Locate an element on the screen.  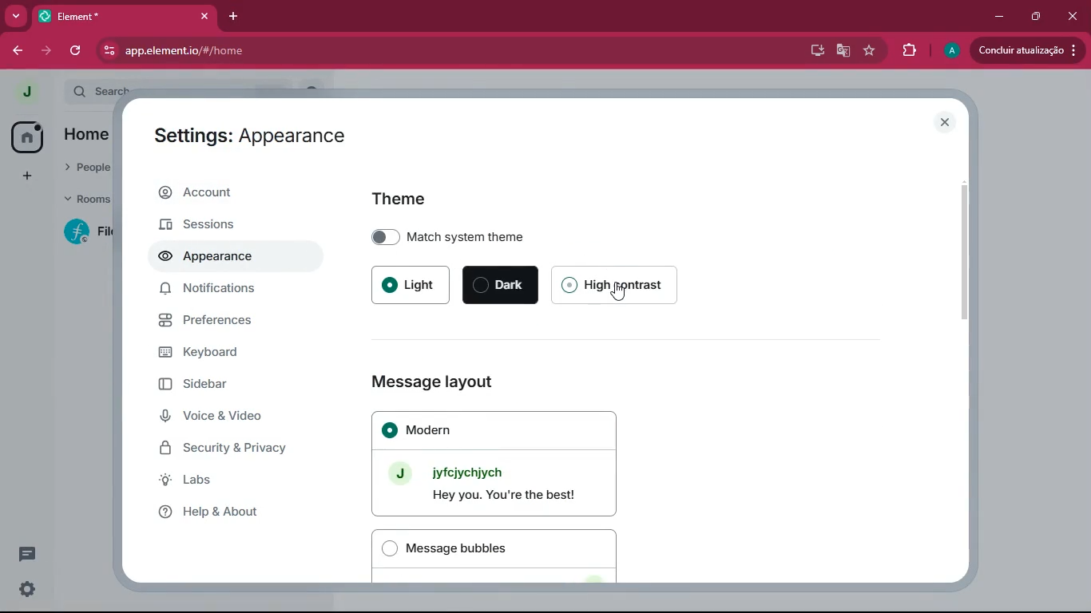
notifications is located at coordinates (236, 290).